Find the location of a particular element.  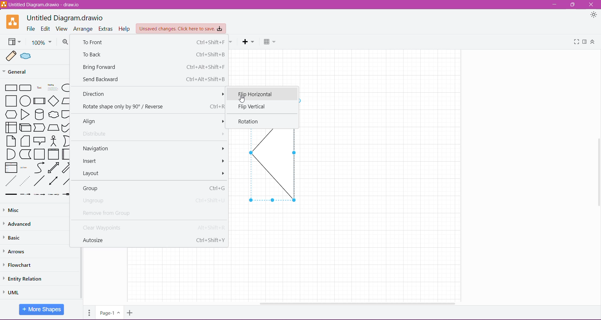

Rotation is located at coordinates (249, 121).